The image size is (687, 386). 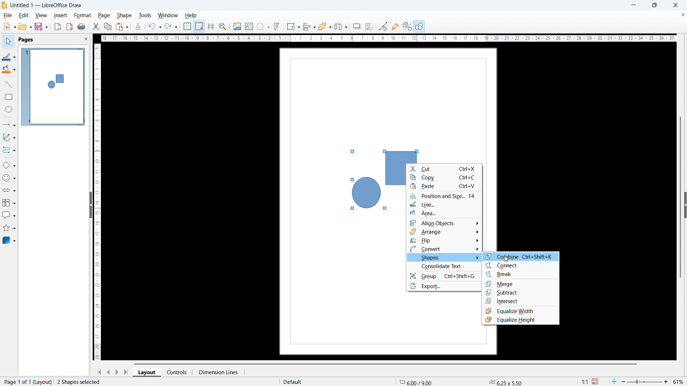 What do you see at coordinates (444, 276) in the screenshot?
I see `group` at bounding box center [444, 276].